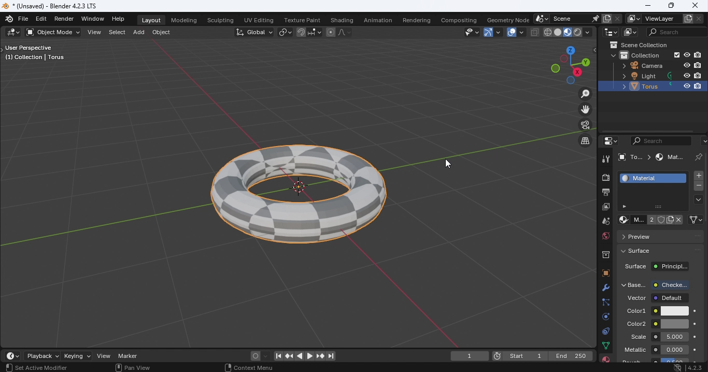  I want to click on Torus, so click(630, 87).